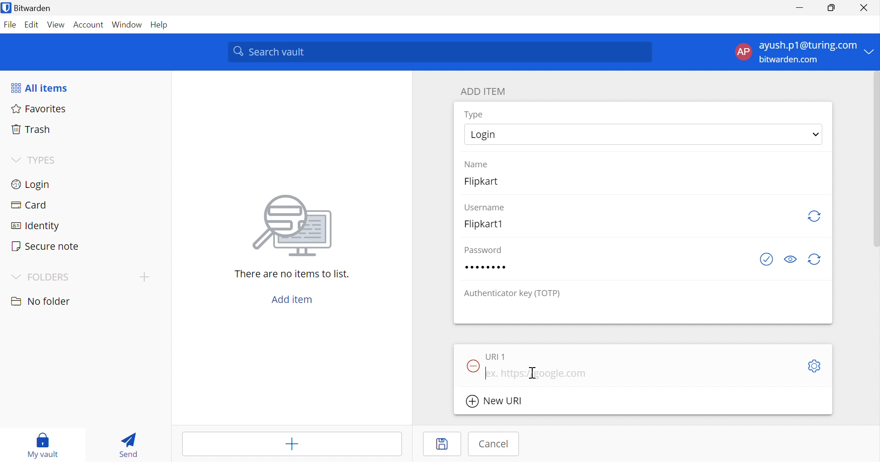 This screenshot has height=462, width=880. What do you see at coordinates (440, 445) in the screenshot?
I see `Save` at bounding box center [440, 445].